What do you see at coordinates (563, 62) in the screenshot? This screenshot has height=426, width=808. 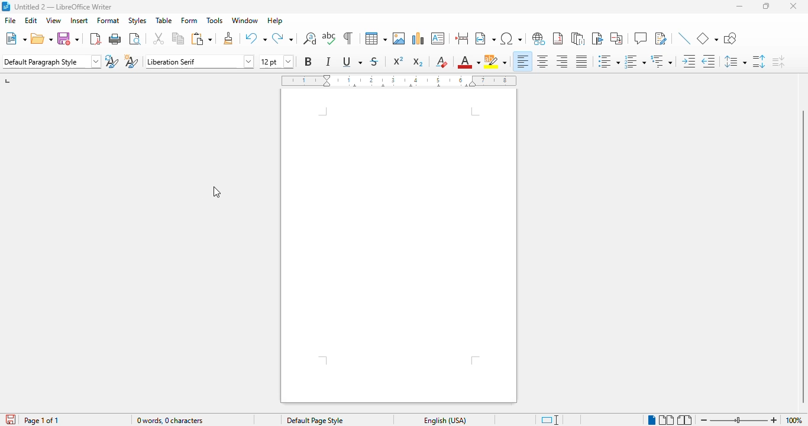 I see `align right` at bounding box center [563, 62].